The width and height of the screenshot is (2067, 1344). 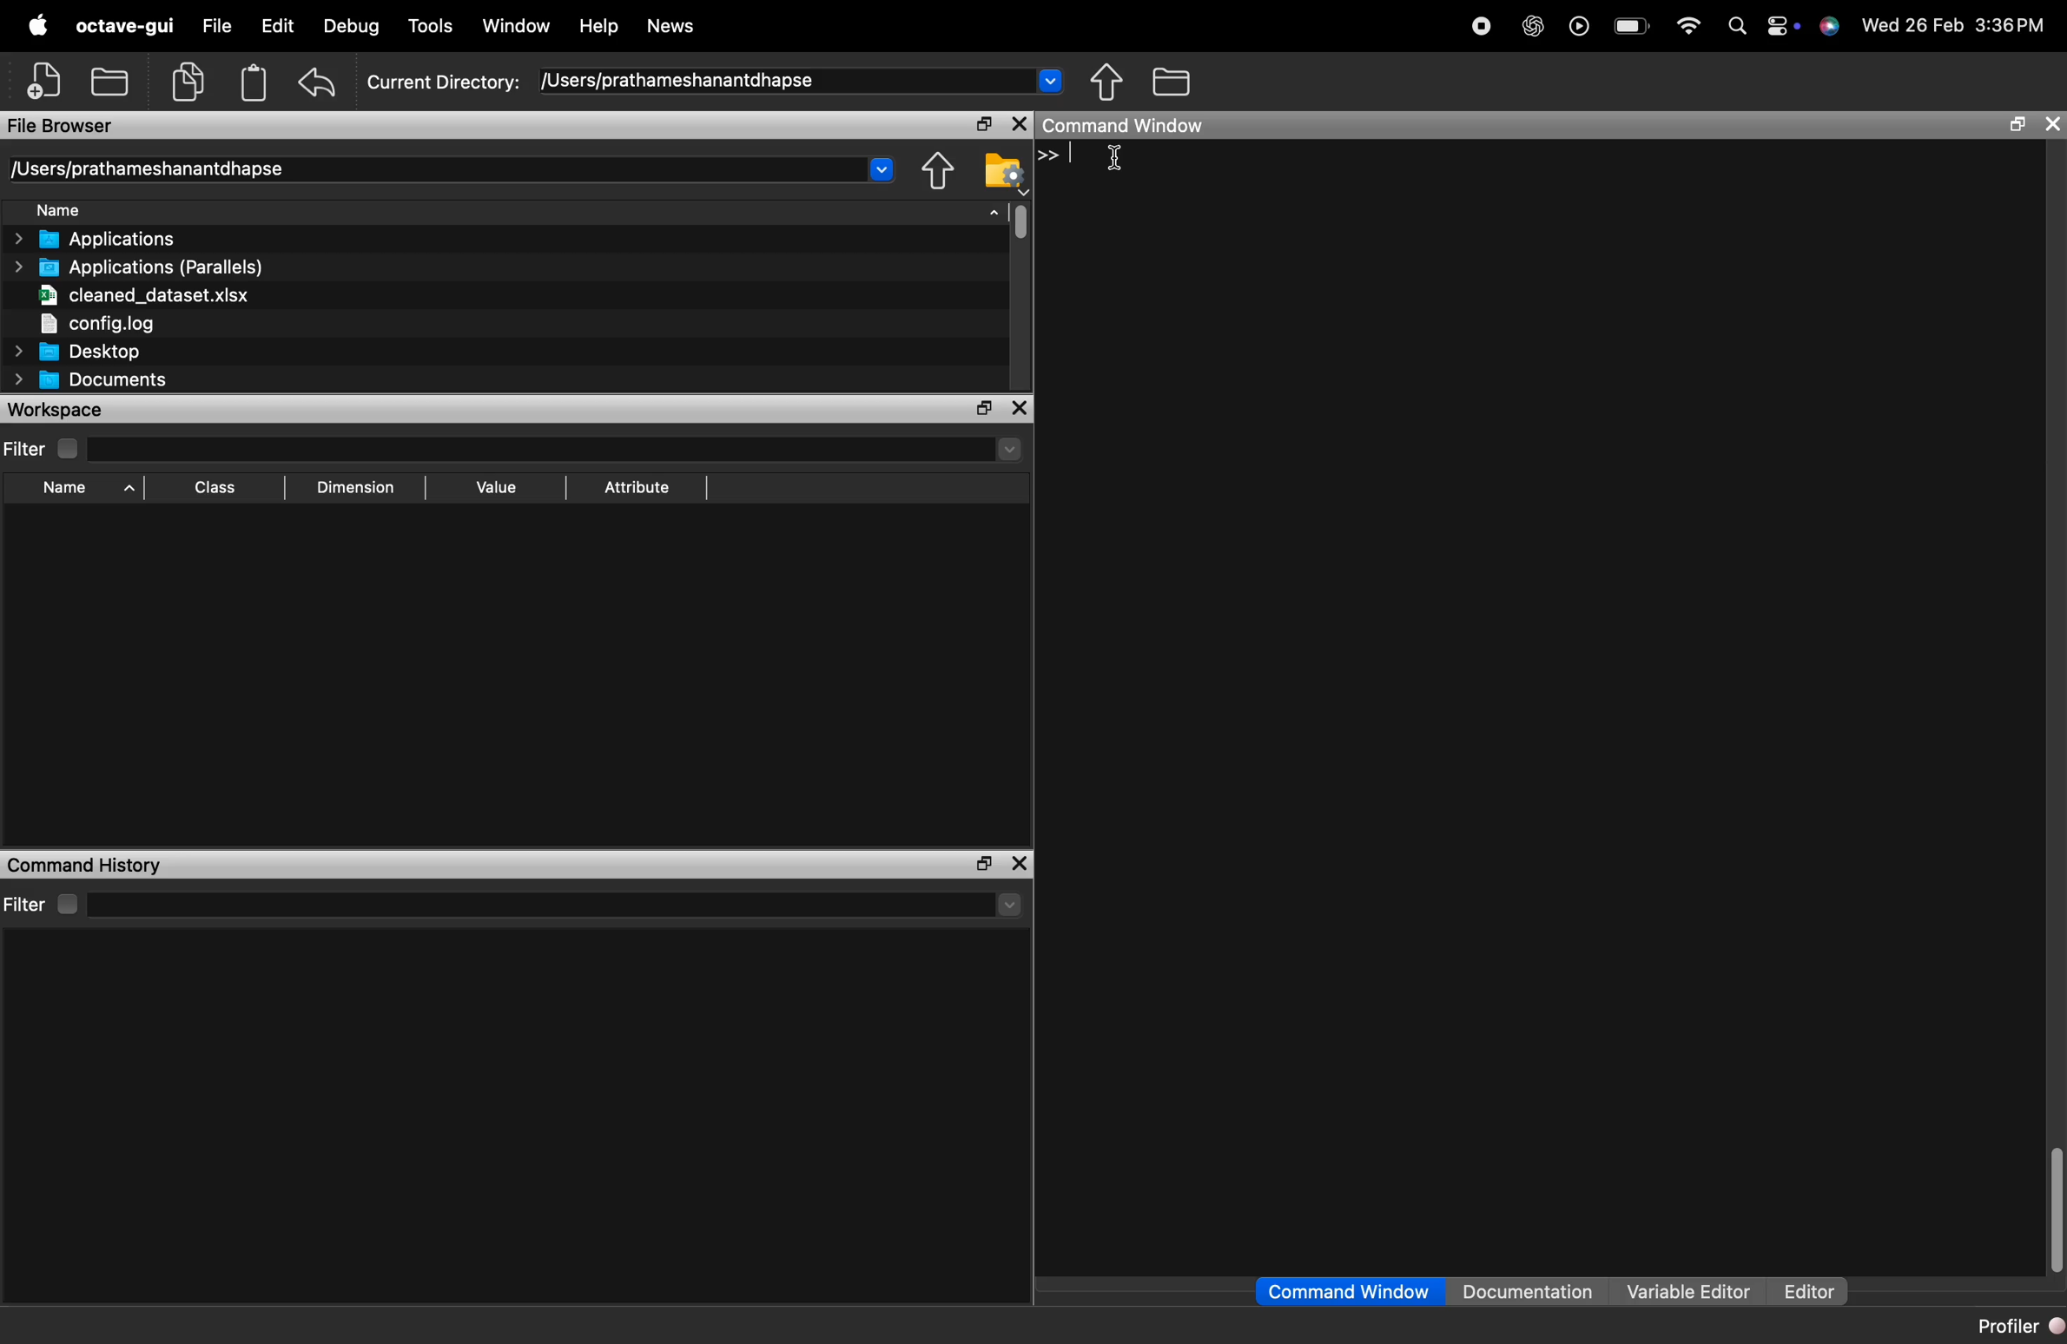 What do you see at coordinates (83, 491) in the screenshot?
I see `Name ` at bounding box center [83, 491].